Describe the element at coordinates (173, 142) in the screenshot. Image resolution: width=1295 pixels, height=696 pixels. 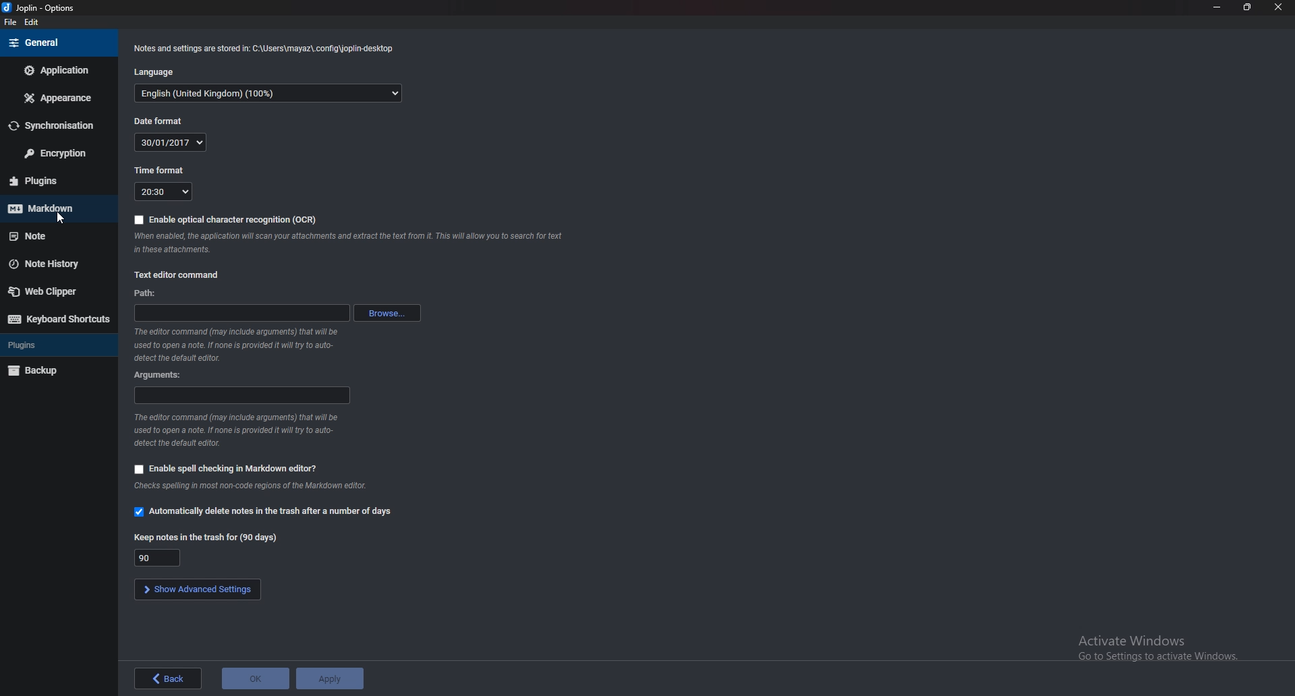
I see `Date format` at that location.